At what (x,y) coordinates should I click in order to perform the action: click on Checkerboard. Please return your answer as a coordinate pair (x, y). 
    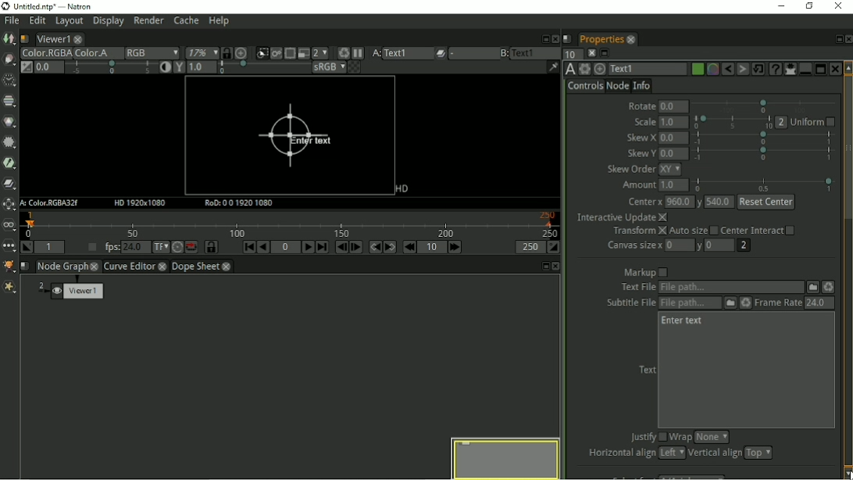
    Looking at the image, I should click on (355, 68).